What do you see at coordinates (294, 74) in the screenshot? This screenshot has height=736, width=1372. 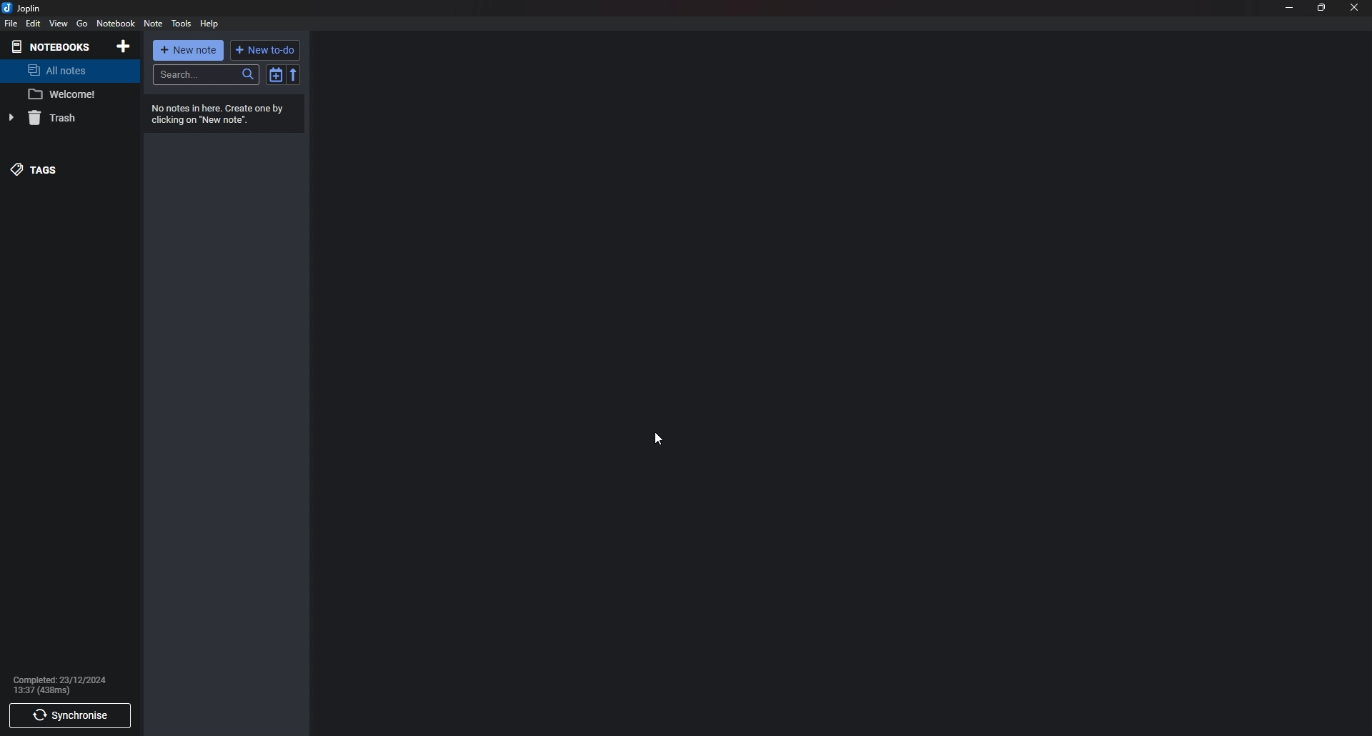 I see `Reverse sort order` at bounding box center [294, 74].